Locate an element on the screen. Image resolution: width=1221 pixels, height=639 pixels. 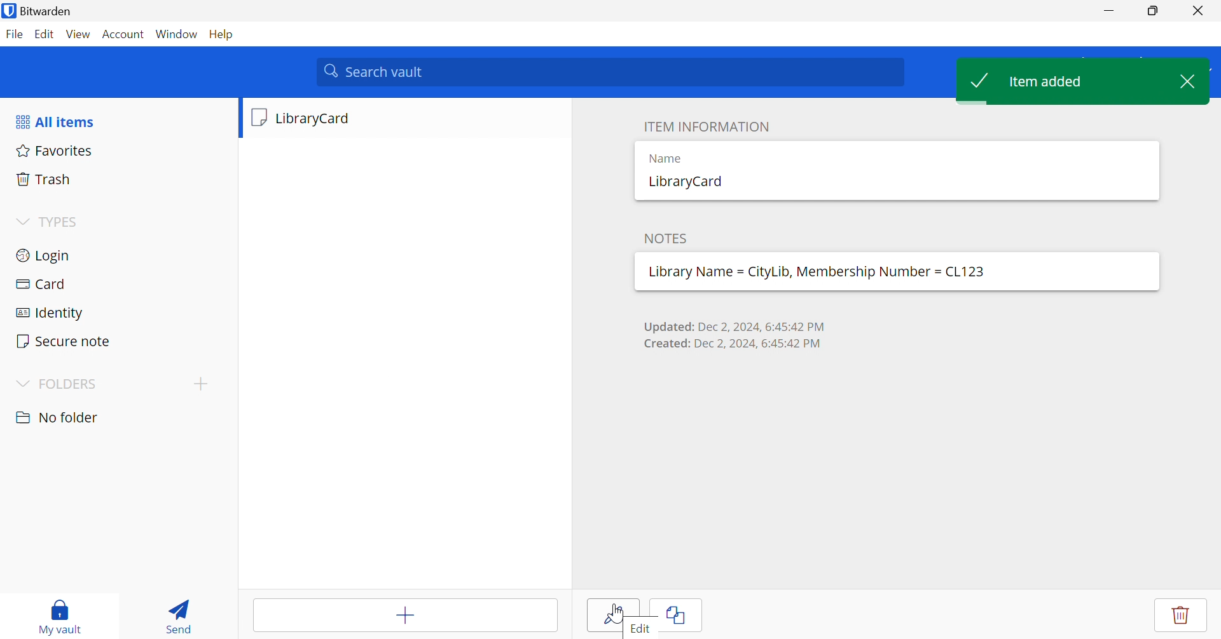
help is located at coordinates (223, 34).